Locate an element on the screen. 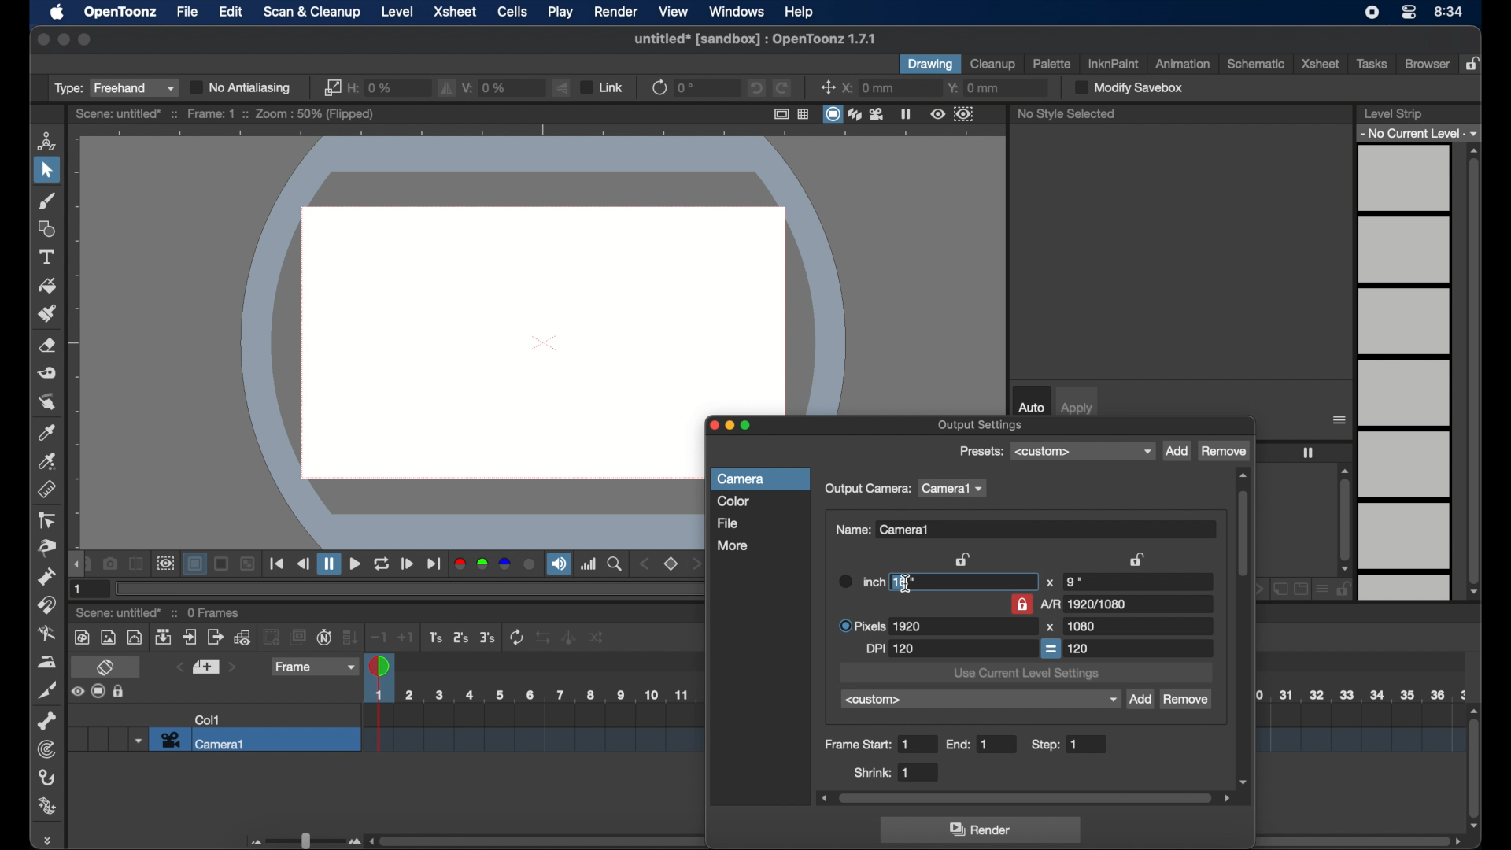  scene scale is located at coordinates (1361, 693).